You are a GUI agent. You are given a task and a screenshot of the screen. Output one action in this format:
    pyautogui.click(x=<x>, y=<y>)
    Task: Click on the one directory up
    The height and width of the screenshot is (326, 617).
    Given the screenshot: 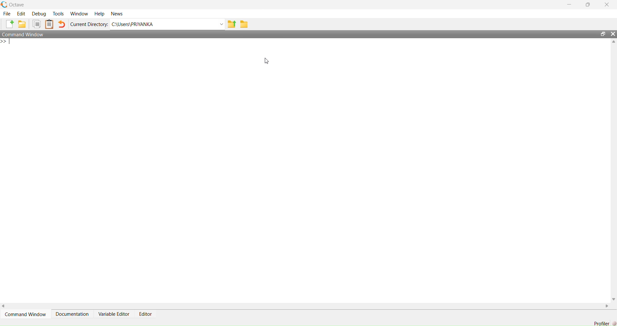 What is the action you would take?
    pyautogui.click(x=232, y=24)
    